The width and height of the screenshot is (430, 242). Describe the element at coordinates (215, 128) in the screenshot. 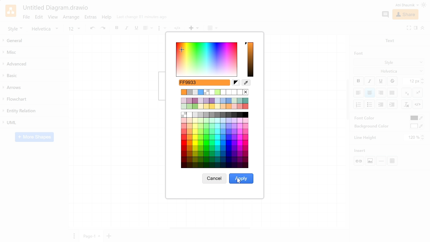

I see `Colors` at that location.